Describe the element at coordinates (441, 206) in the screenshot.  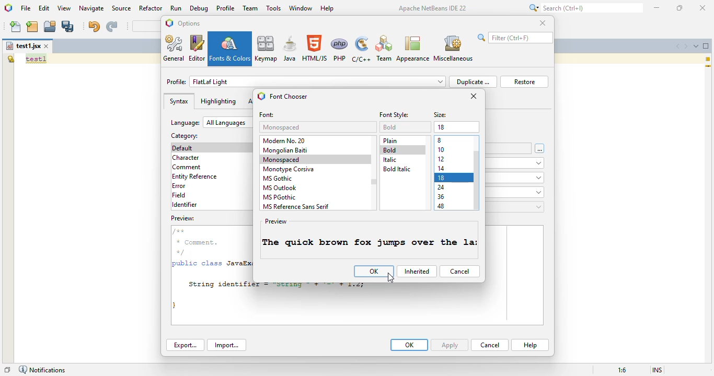
I see `48` at that location.